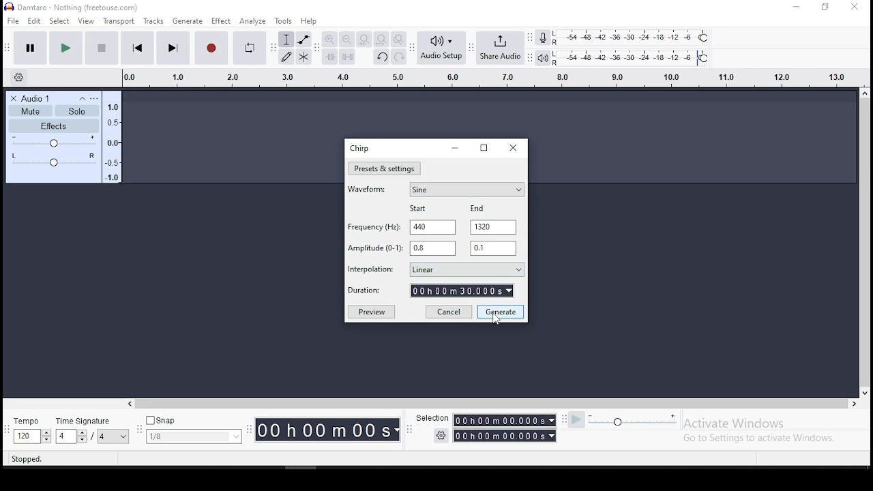 This screenshot has height=491, width=873. Describe the element at coordinates (92, 430) in the screenshot. I see `time signature` at that location.